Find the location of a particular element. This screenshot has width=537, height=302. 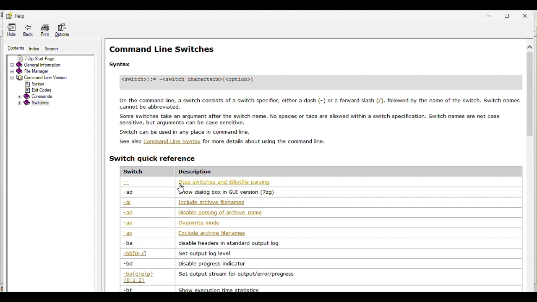

Close is located at coordinates (530, 16).